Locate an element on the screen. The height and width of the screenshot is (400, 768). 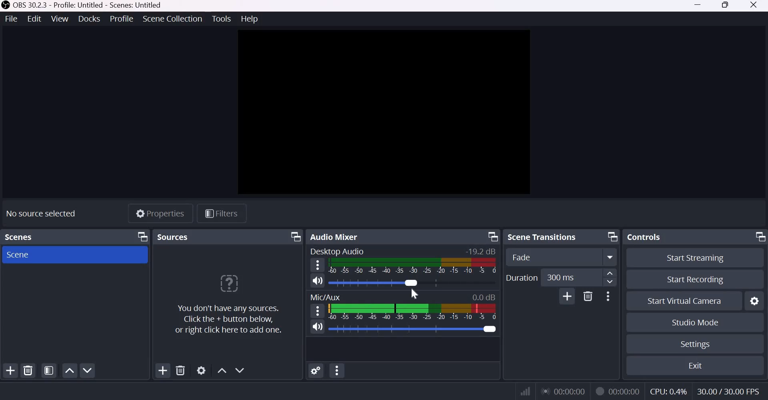
Start Streaming is located at coordinates (692, 258).